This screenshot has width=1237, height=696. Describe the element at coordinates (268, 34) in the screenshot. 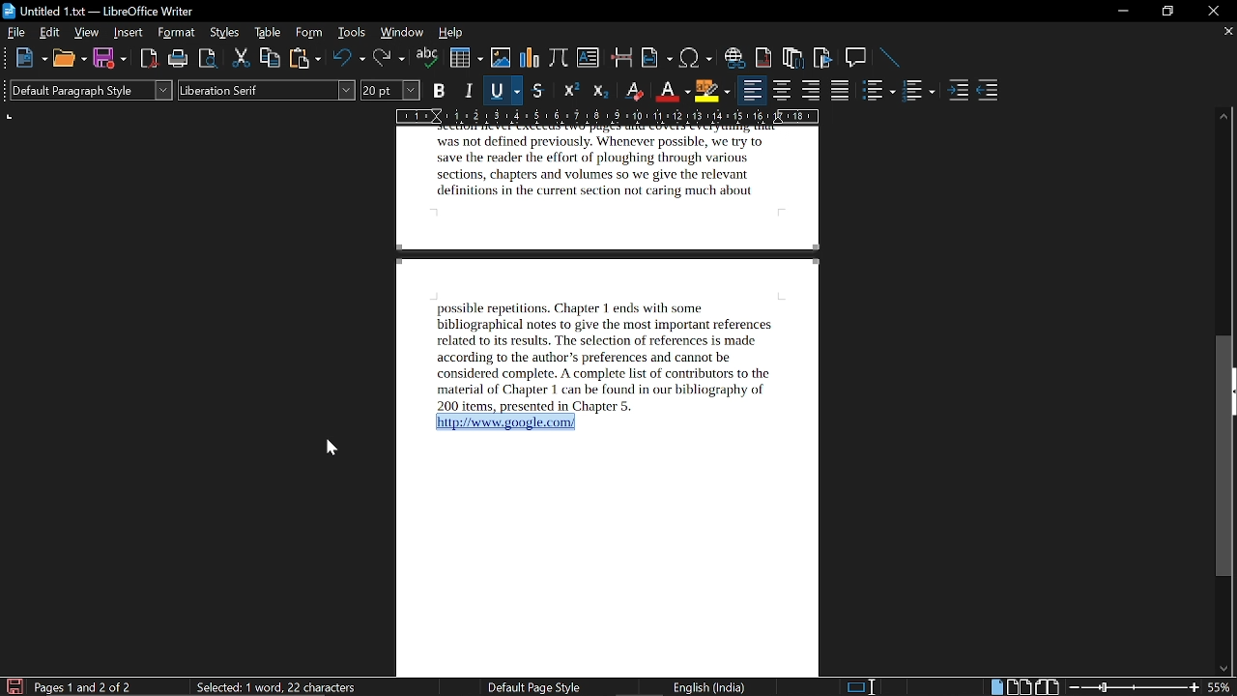

I see `table` at that location.